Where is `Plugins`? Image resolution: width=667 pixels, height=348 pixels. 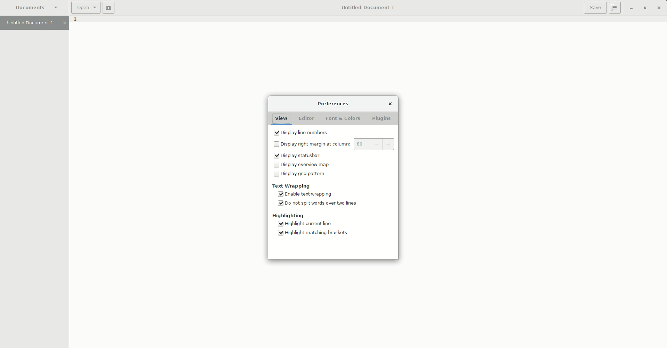 Plugins is located at coordinates (383, 119).